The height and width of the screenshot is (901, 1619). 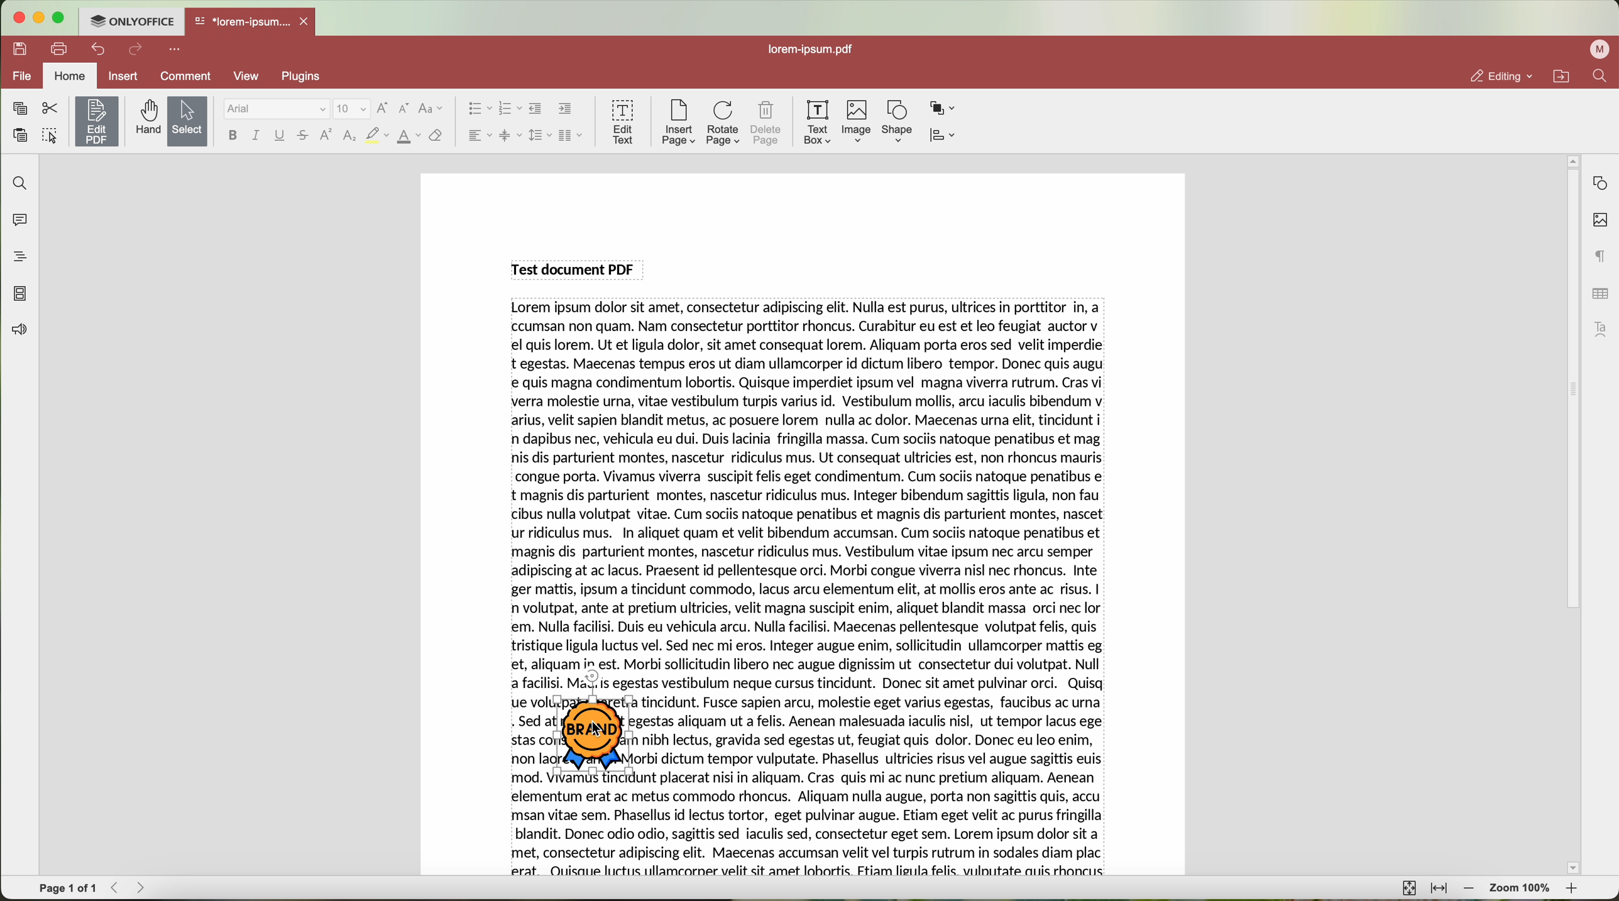 I want to click on Forward, so click(x=145, y=887).